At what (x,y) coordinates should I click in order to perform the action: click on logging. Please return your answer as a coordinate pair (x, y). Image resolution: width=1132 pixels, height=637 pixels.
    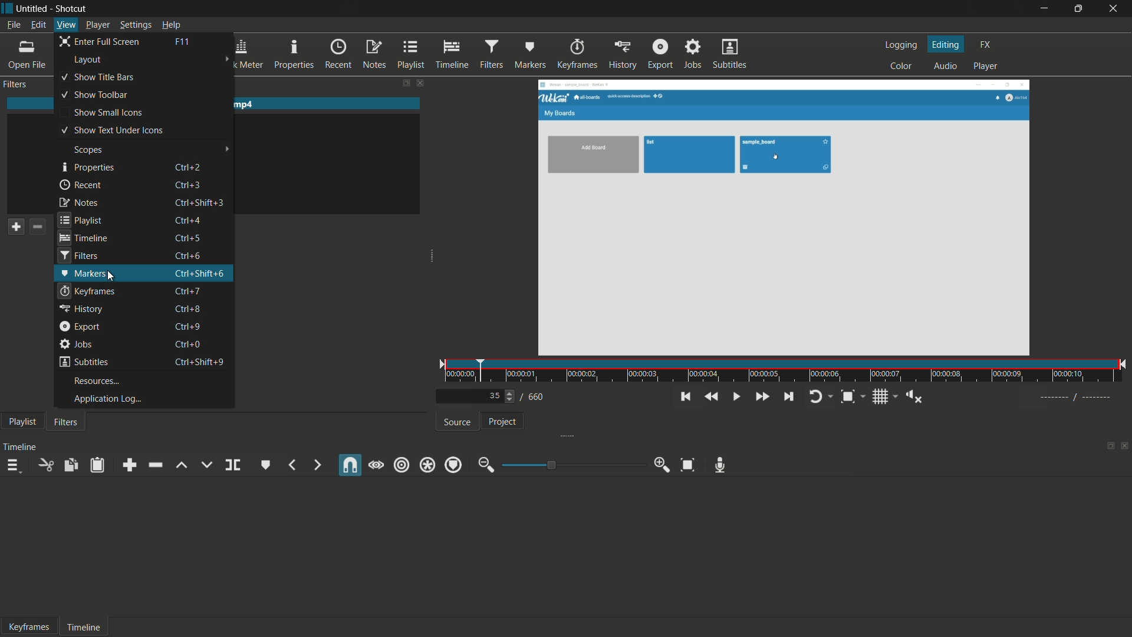
    Looking at the image, I should click on (901, 46).